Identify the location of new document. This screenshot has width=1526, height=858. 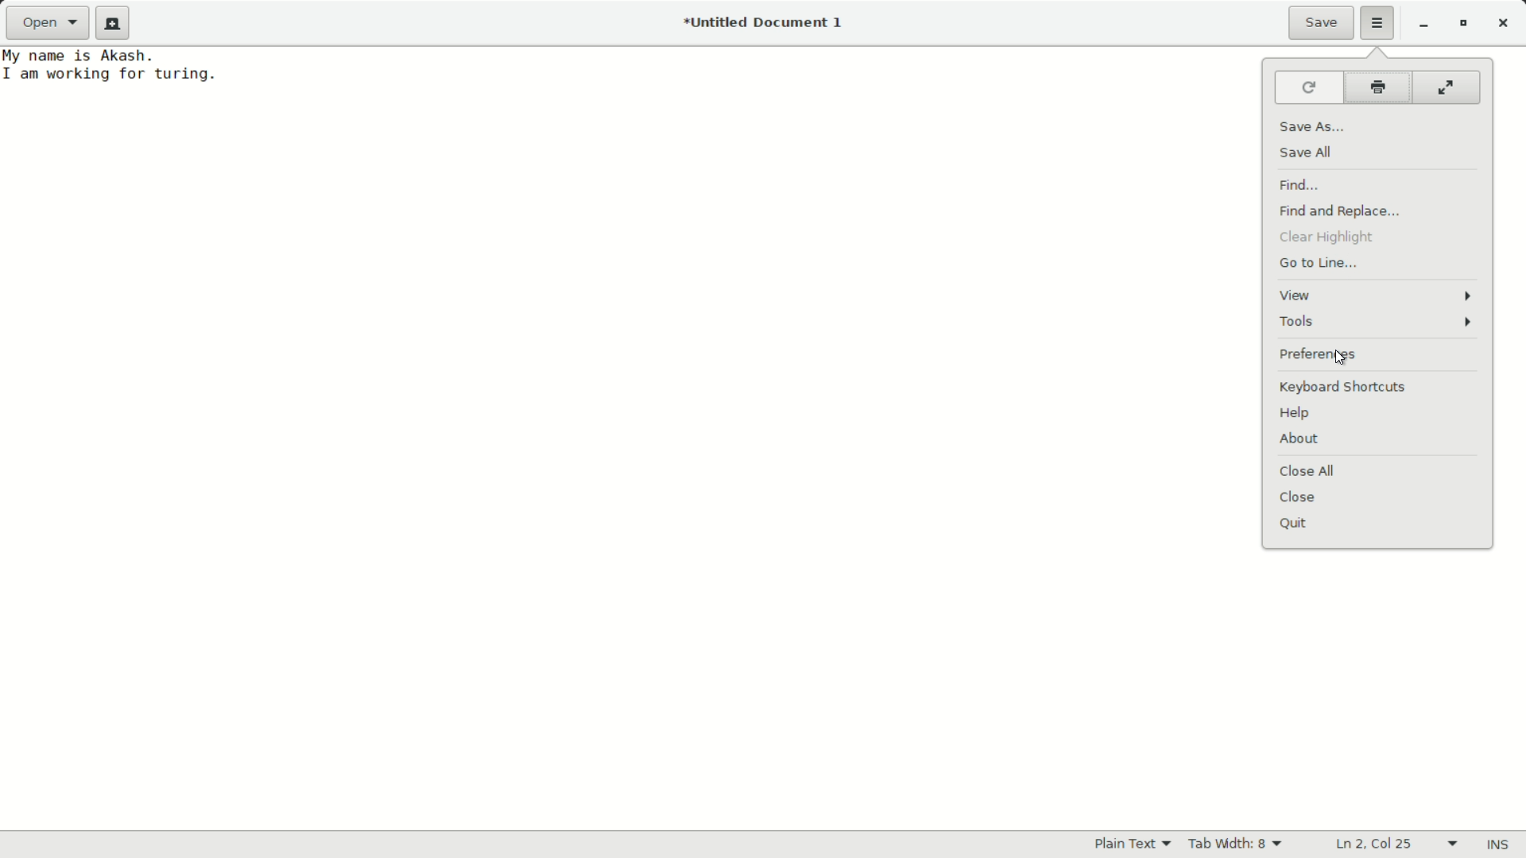
(113, 23).